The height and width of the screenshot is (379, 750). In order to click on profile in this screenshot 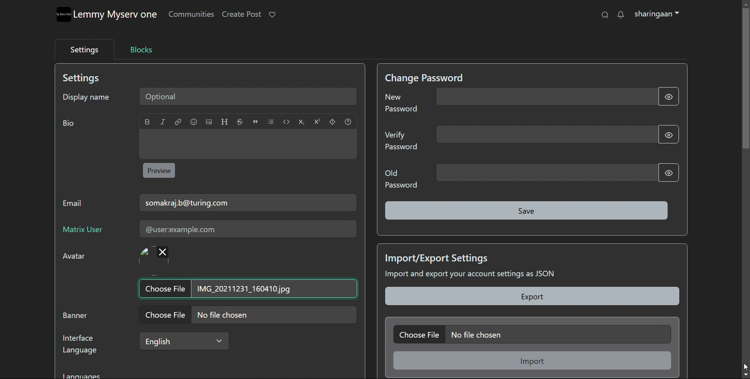, I will do `click(657, 14)`.